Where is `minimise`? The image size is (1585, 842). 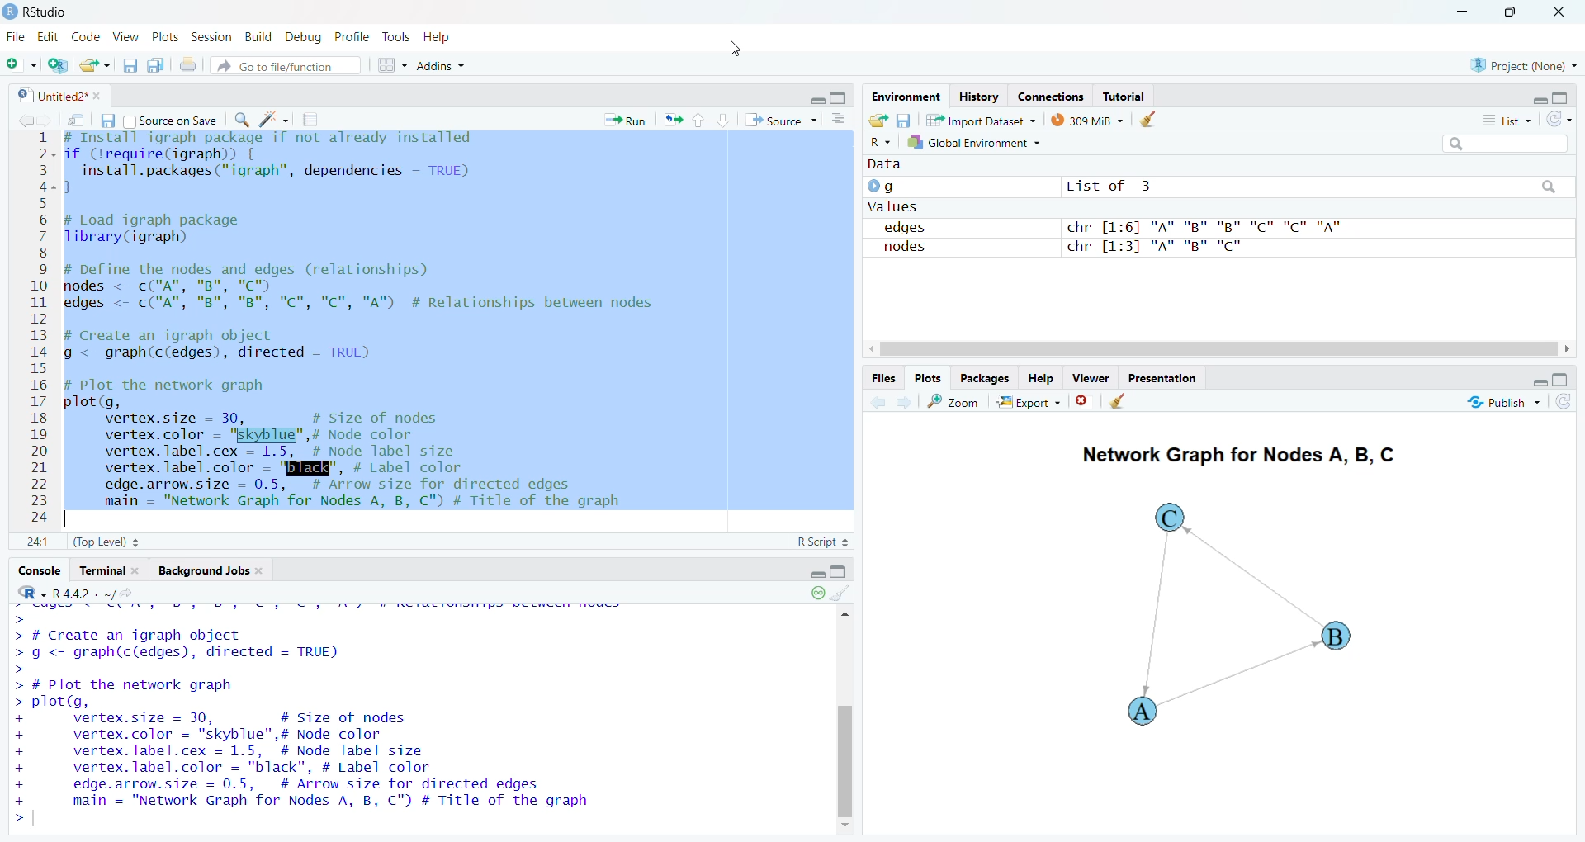 minimise is located at coordinates (1534, 383).